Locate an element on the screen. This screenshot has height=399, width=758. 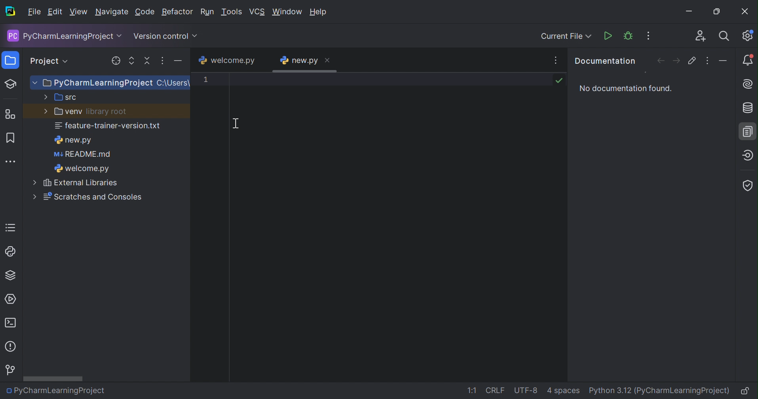
Refactor is located at coordinates (177, 12).